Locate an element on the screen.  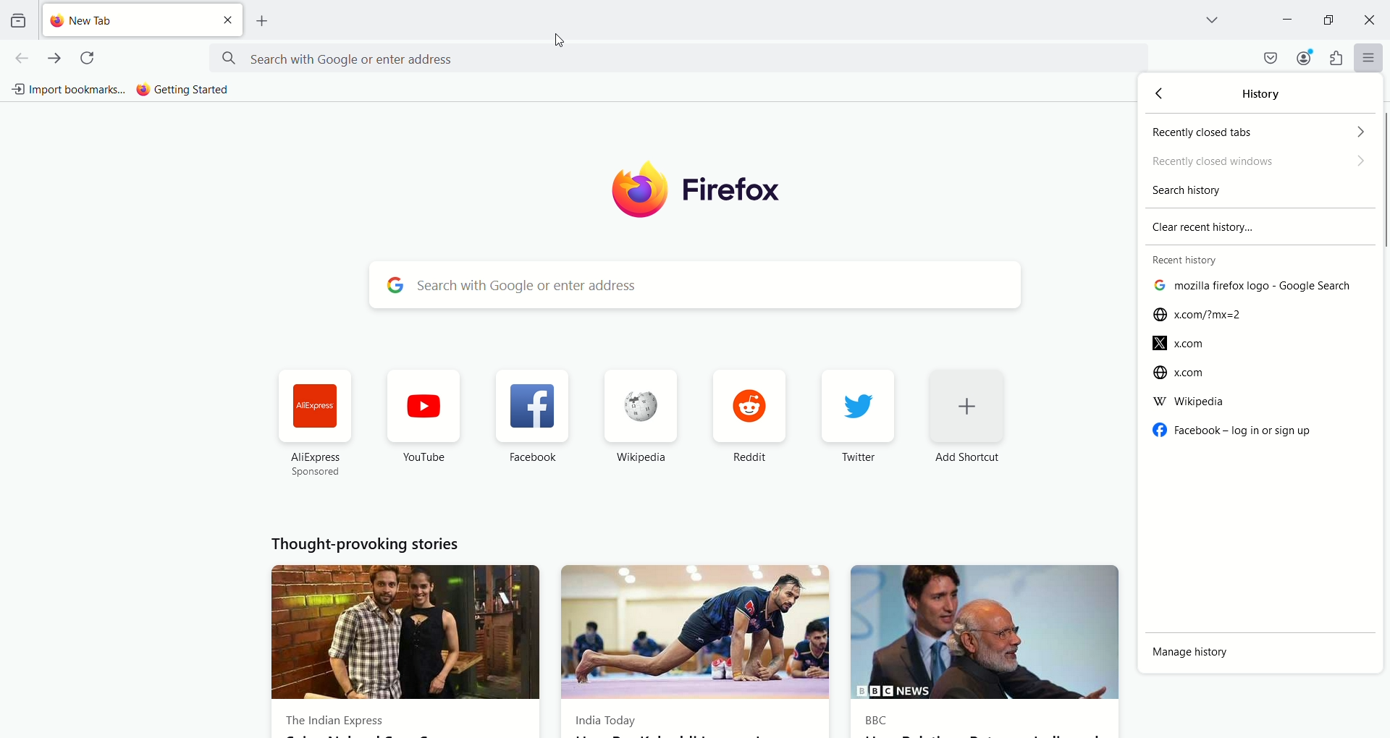
close is located at coordinates (227, 20).